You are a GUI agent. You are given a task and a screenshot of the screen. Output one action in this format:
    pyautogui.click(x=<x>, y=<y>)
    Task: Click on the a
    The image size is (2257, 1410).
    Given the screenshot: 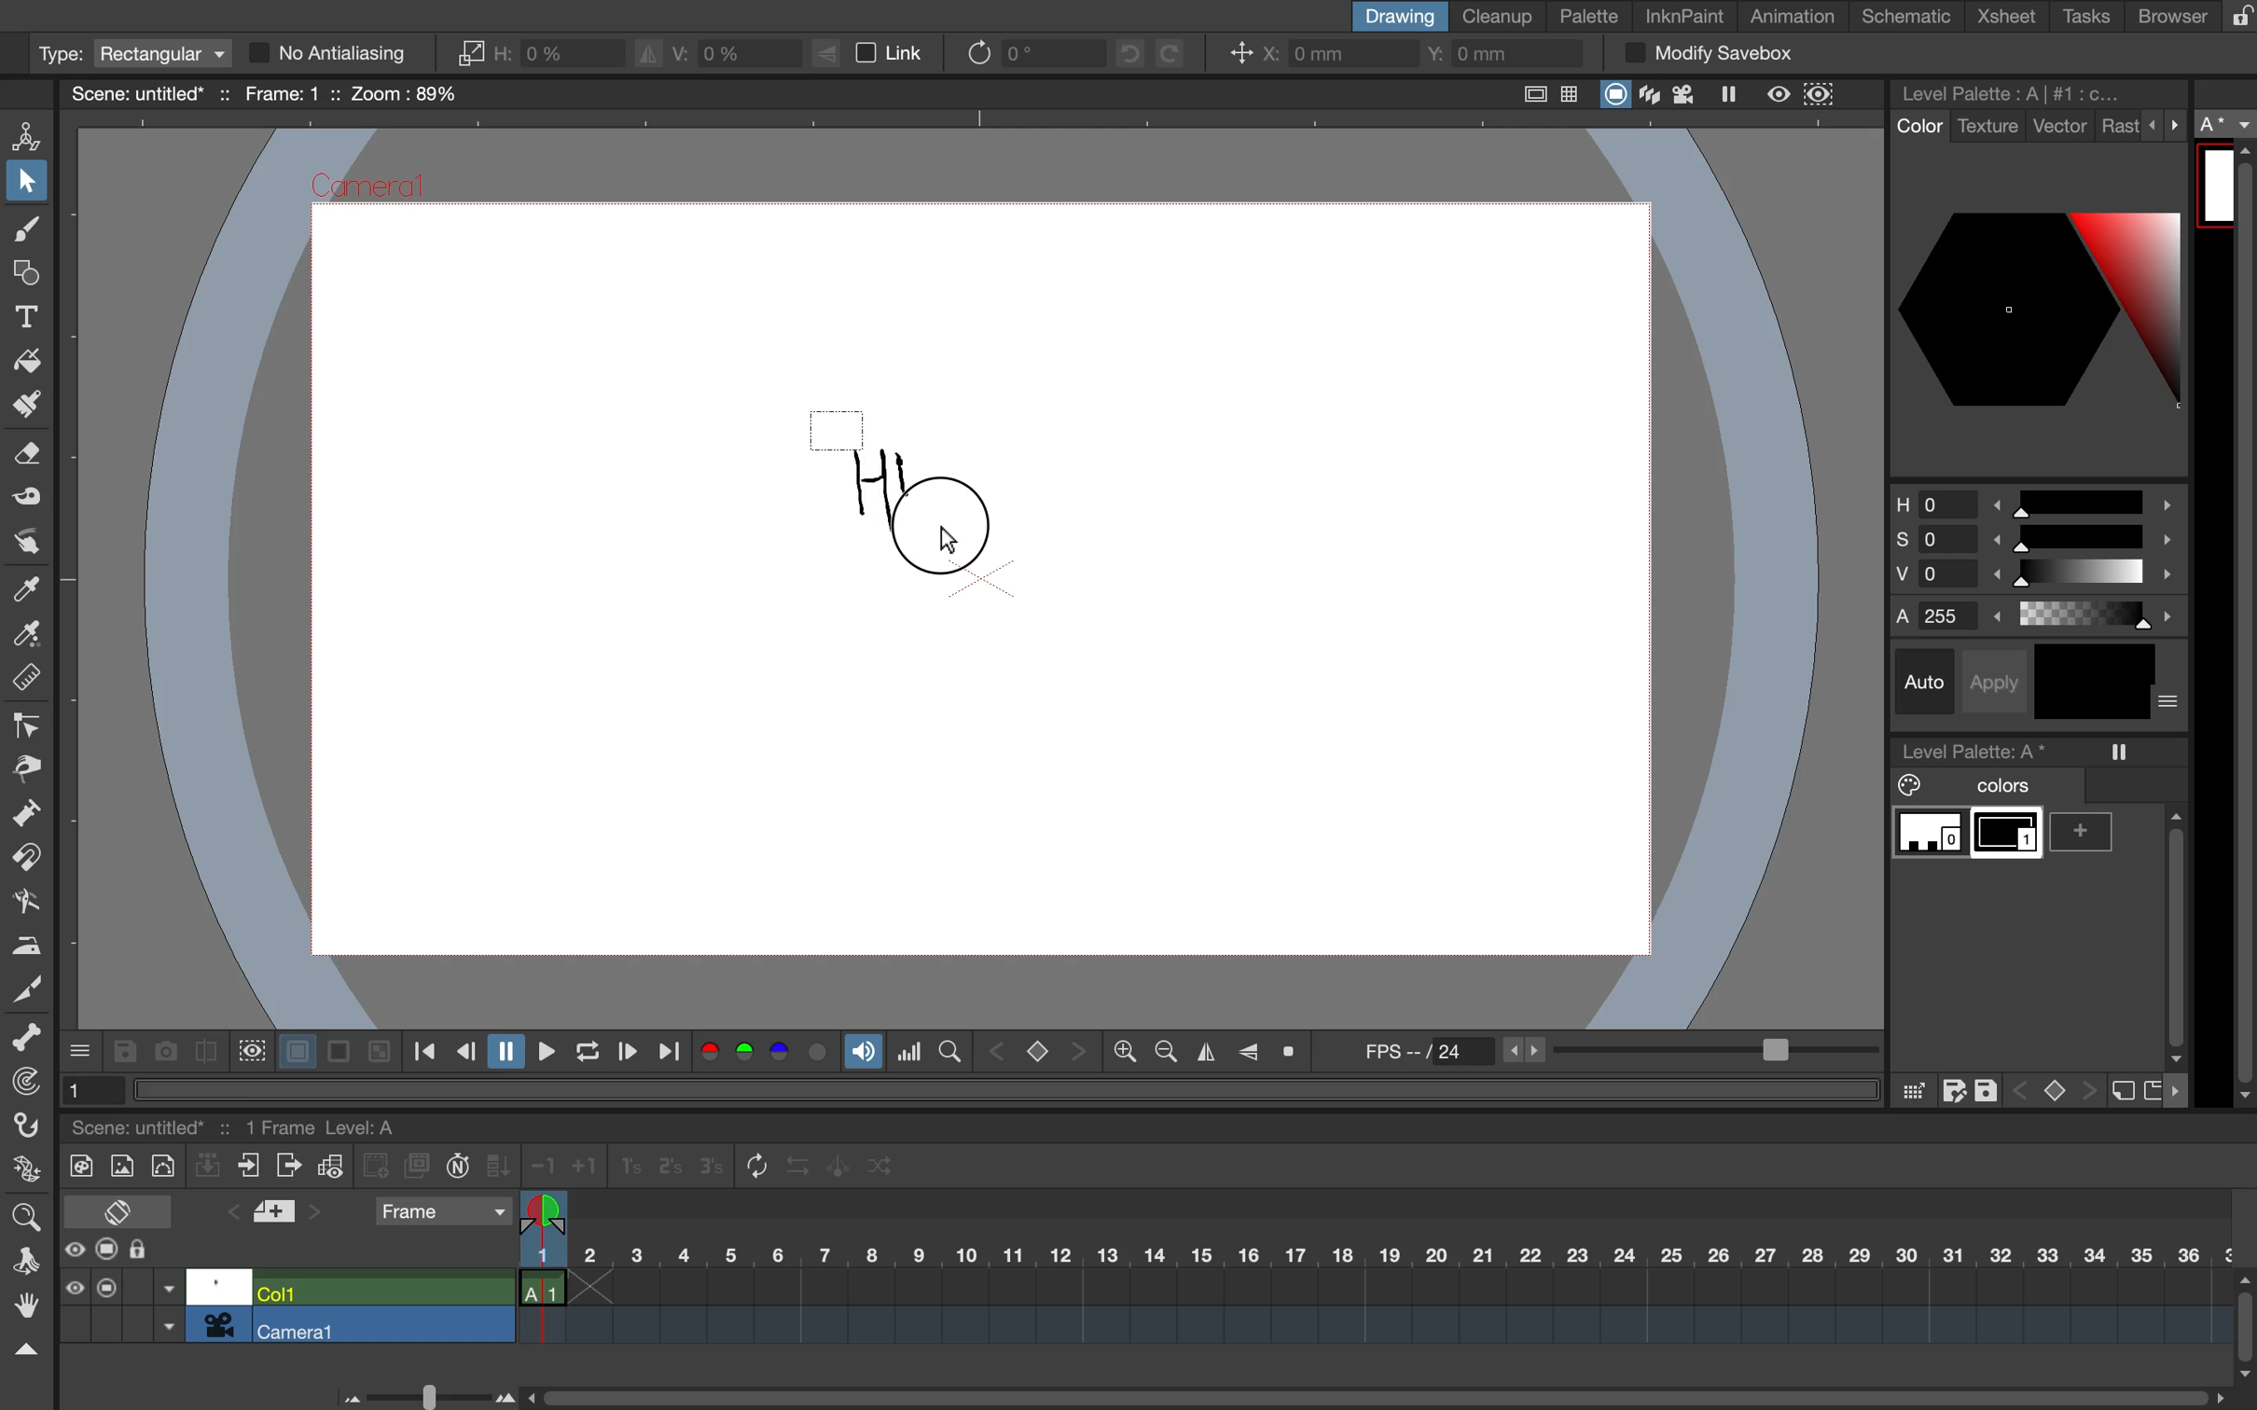 What is the action you would take?
    pyautogui.click(x=2227, y=125)
    